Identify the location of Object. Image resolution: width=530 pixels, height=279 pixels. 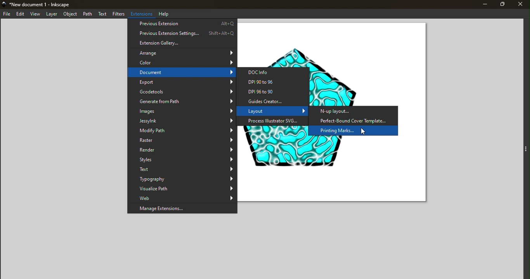
(71, 14).